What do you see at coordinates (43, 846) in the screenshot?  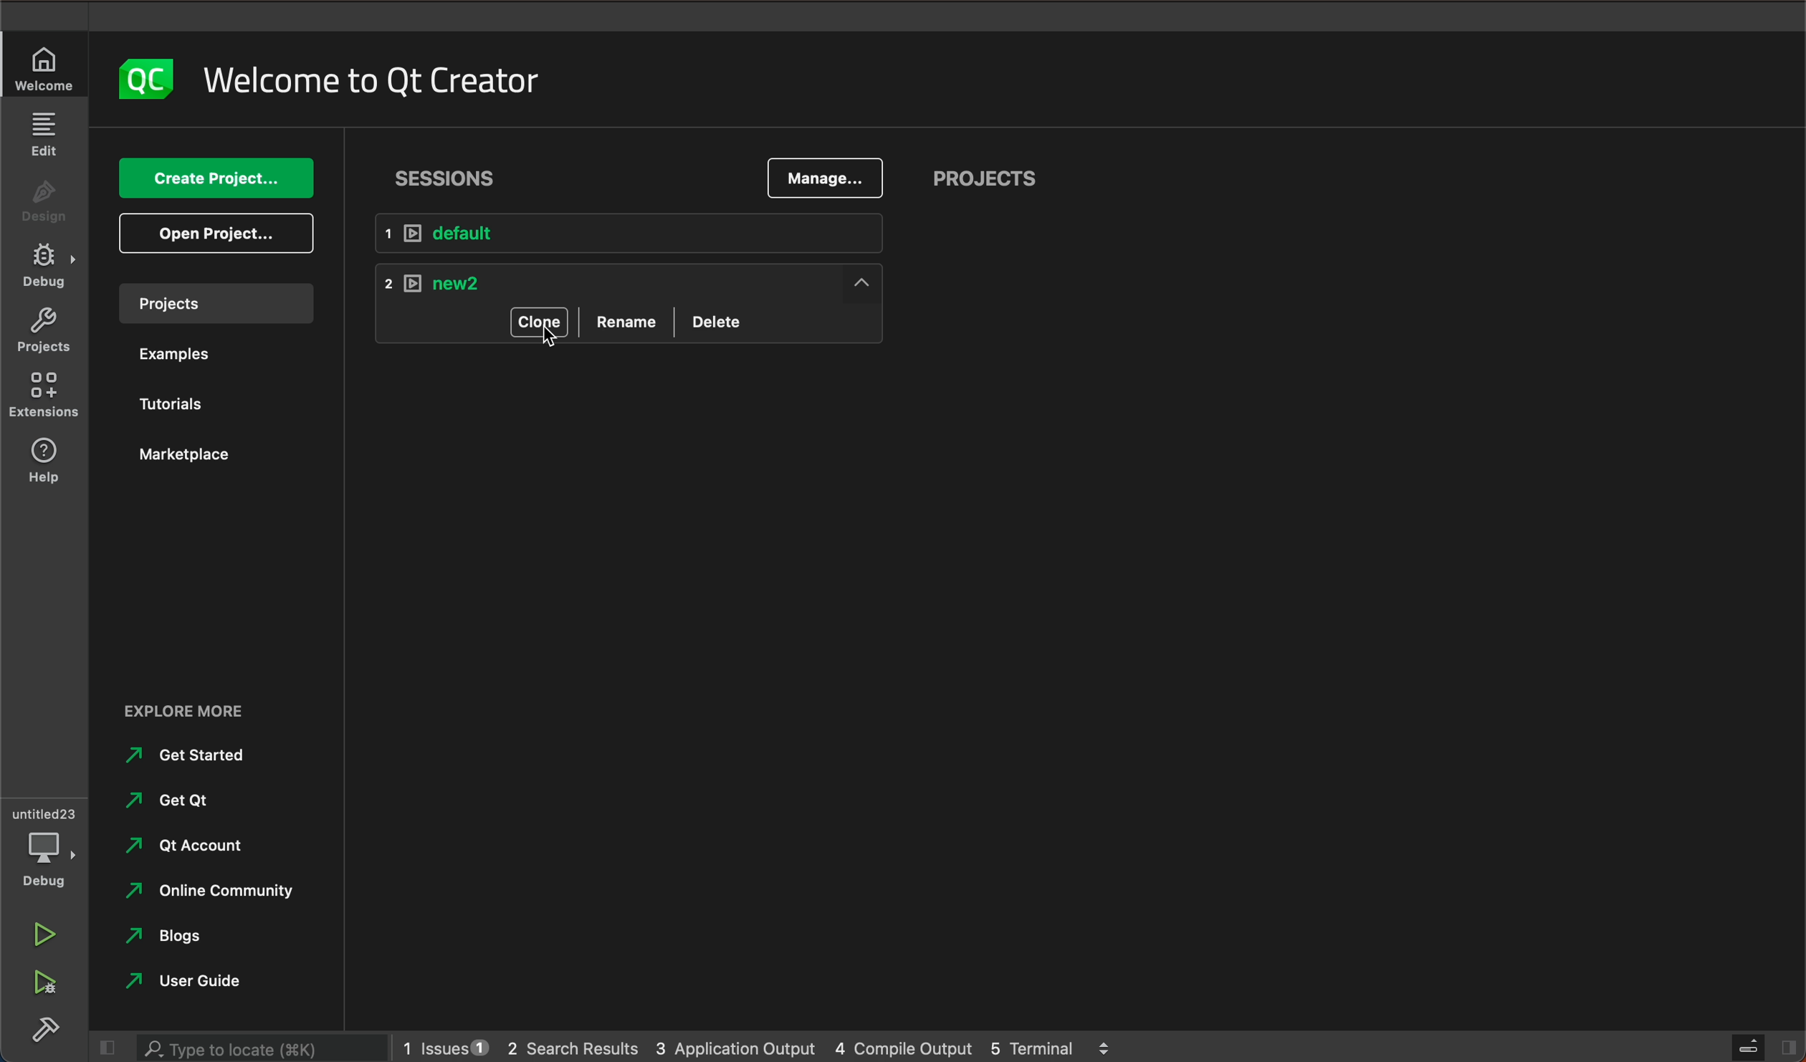 I see `debug` at bounding box center [43, 846].